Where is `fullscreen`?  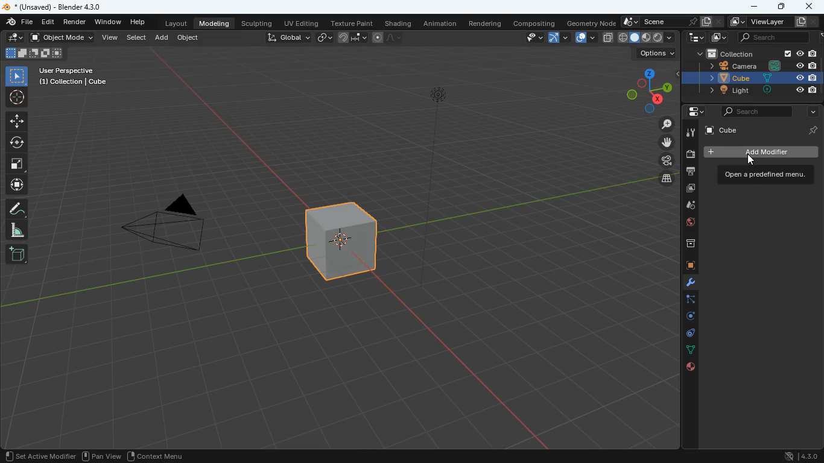
fullscreen is located at coordinates (19, 165).